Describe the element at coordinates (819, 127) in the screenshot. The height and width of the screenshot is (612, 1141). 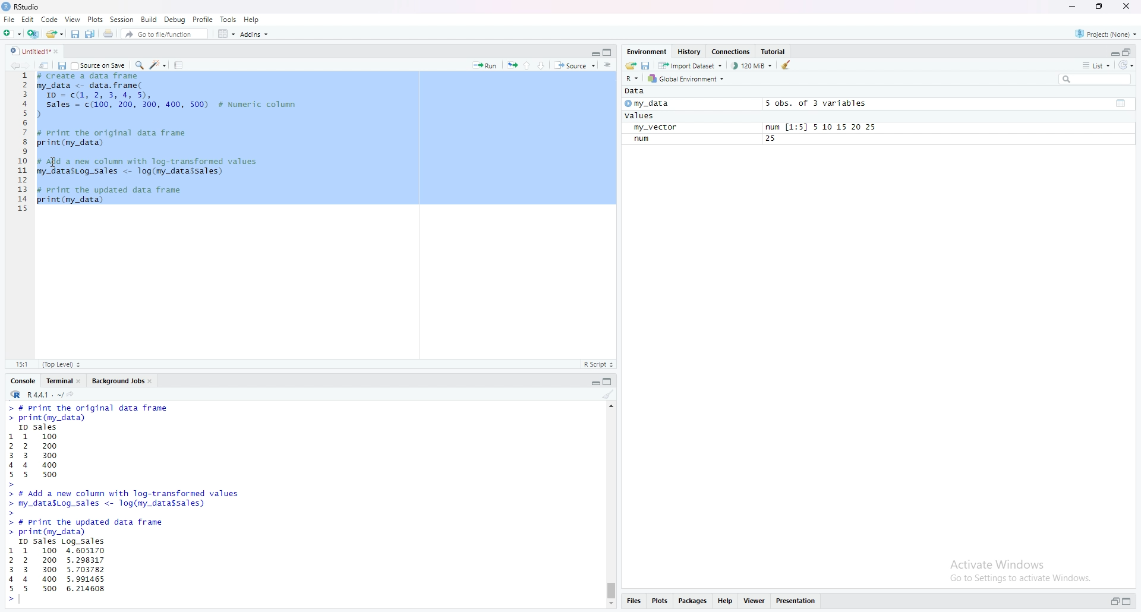
I see `num [1:5] 5 10 15 20 25` at that location.